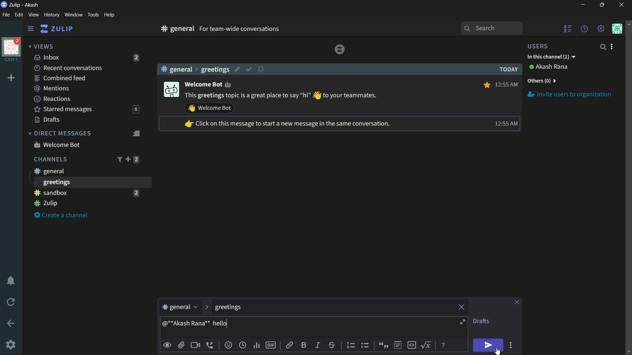 This screenshot has height=355, width=632. I want to click on send, so click(489, 345).